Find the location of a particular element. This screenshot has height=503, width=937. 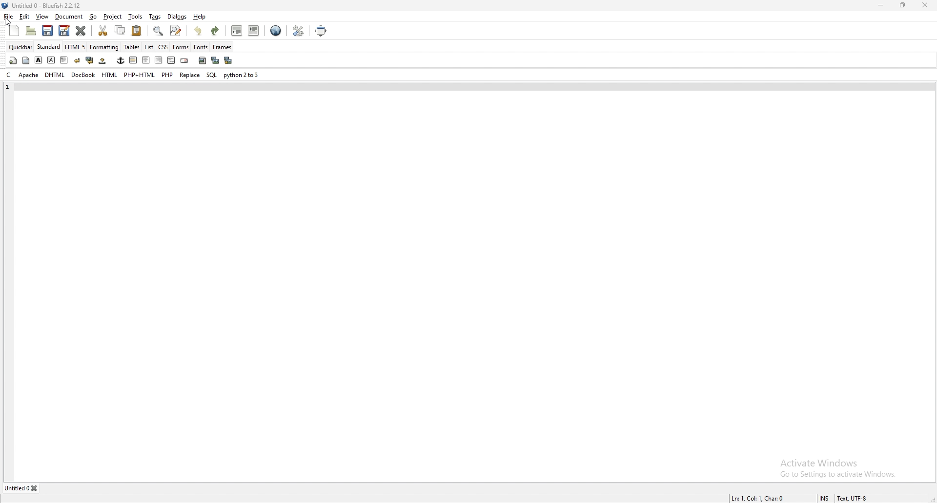

close current file is located at coordinates (81, 30).